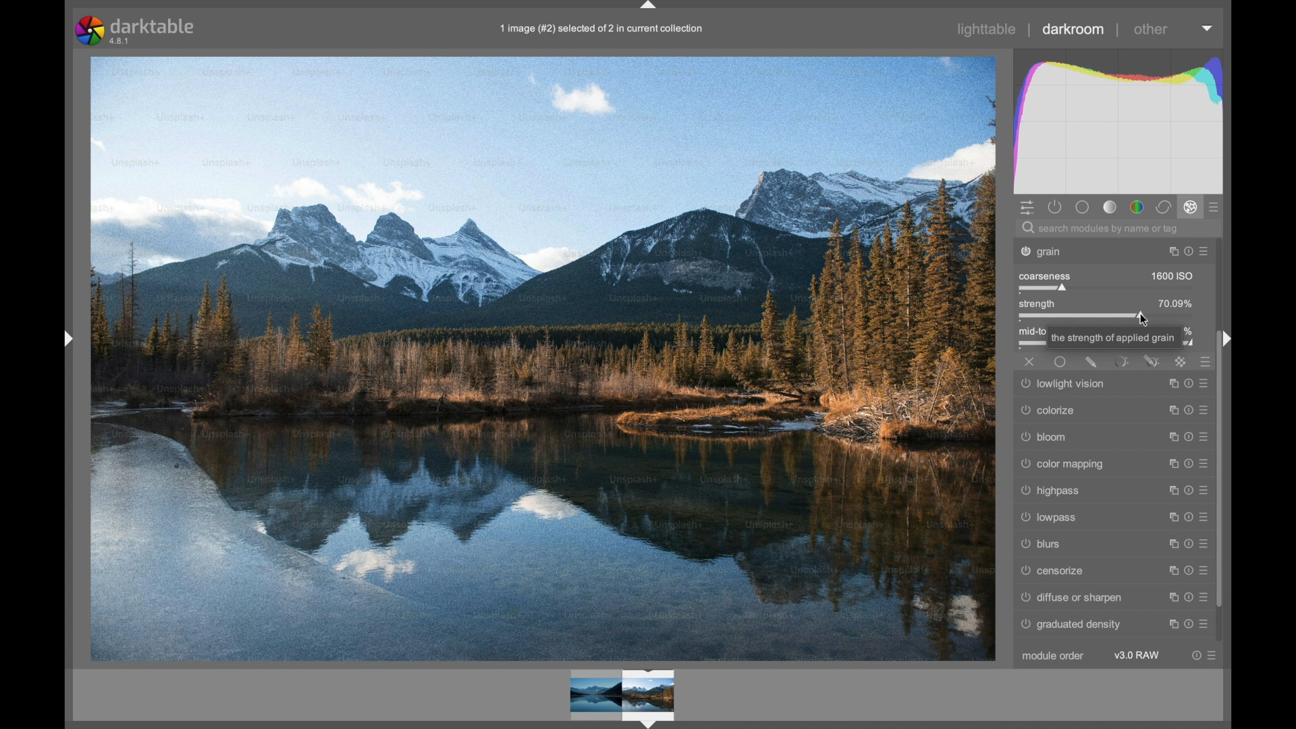 This screenshot has height=729, width=1296. I want to click on strength, so click(1037, 302).